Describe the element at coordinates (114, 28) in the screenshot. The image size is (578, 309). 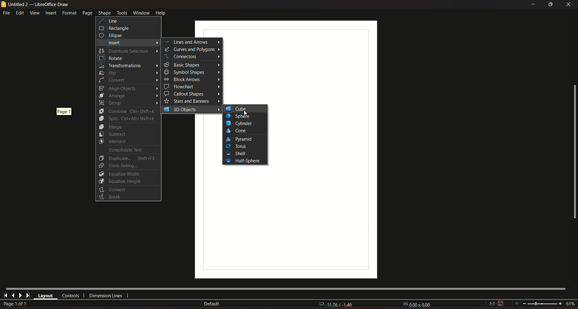
I see `rectangle` at that location.